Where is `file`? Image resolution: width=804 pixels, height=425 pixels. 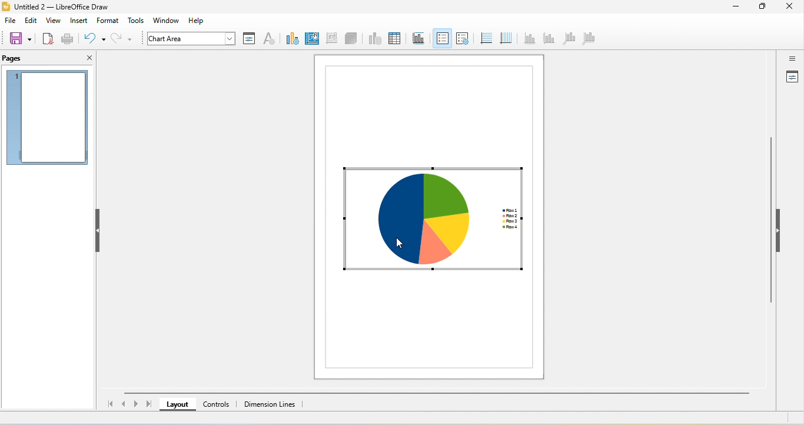
file is located at coordinates (10, 21).